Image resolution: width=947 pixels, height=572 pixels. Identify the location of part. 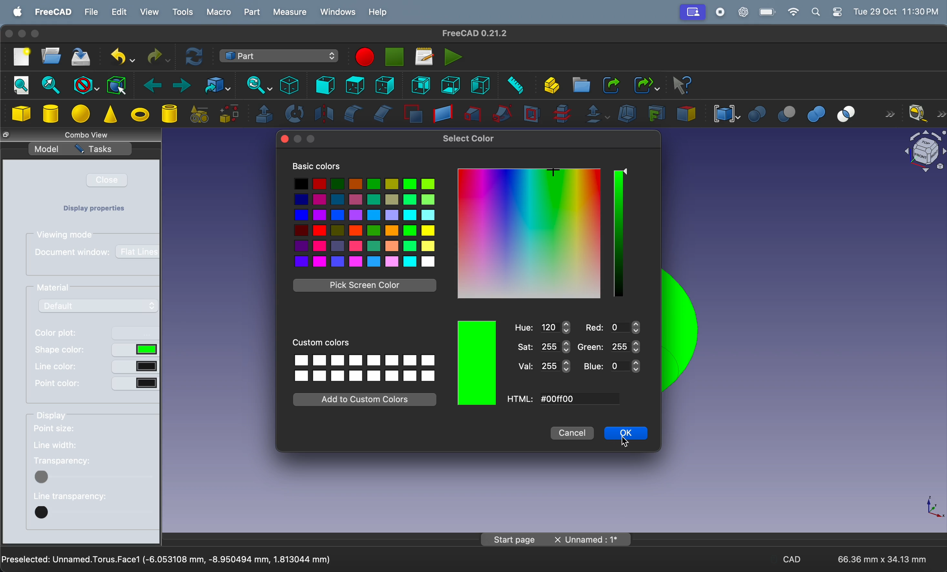
(253, 12).